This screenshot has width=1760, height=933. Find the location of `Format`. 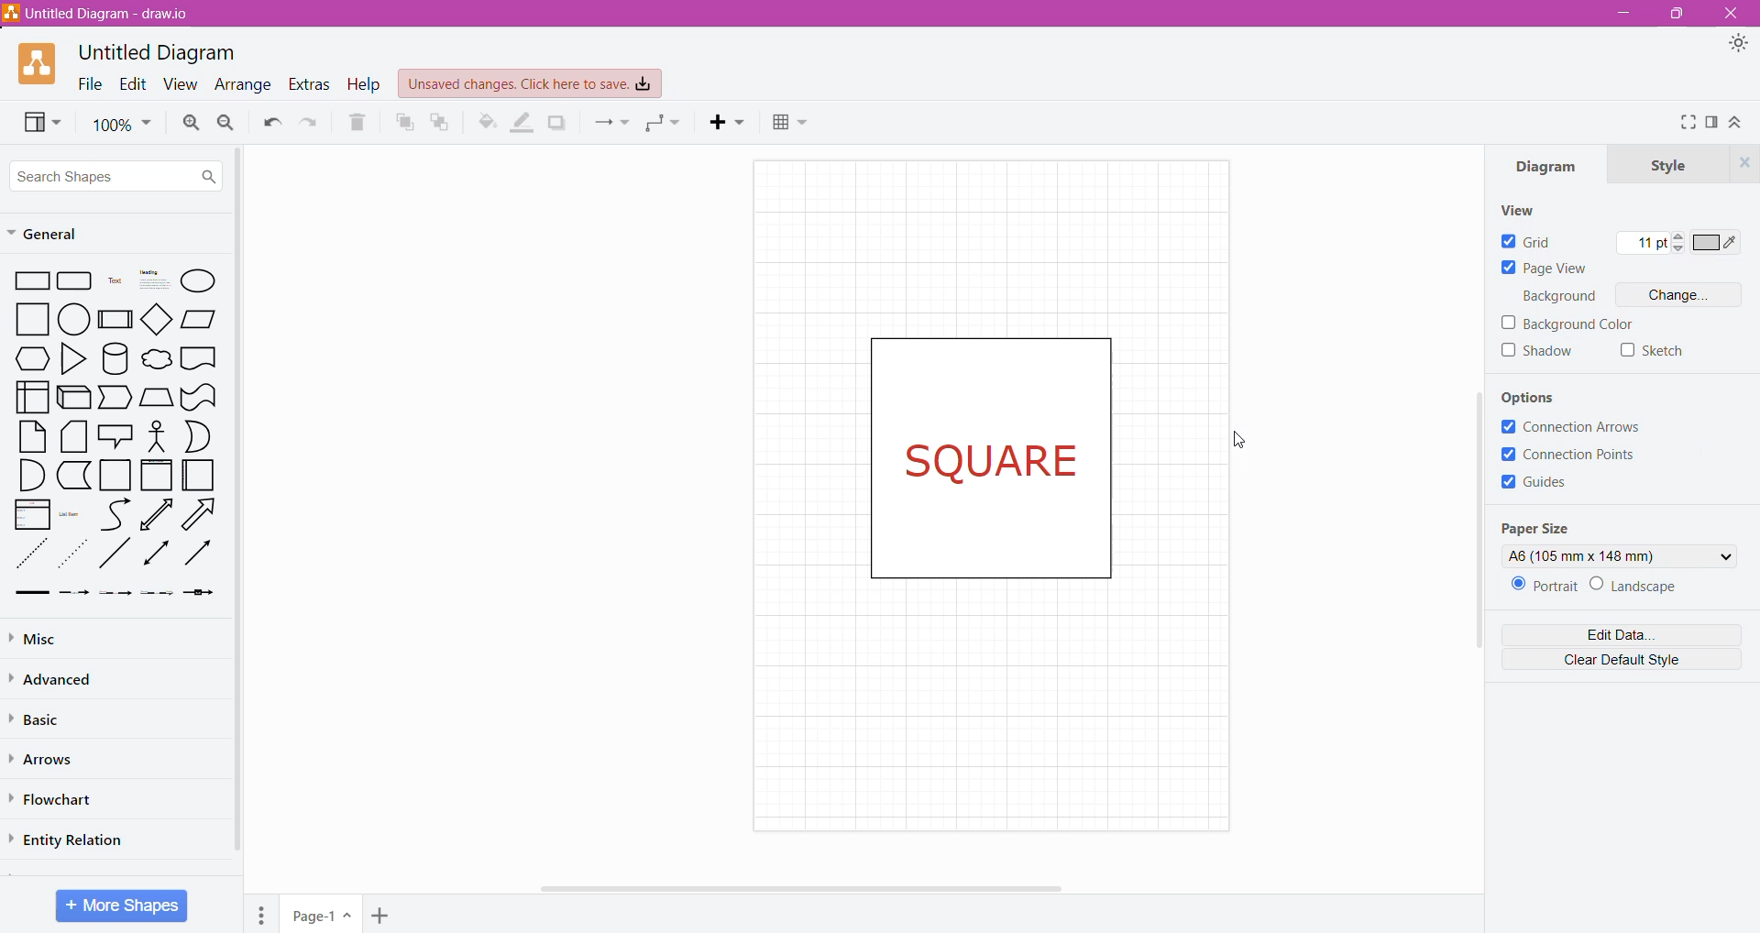

Format is located at coordinates (1712, 122).